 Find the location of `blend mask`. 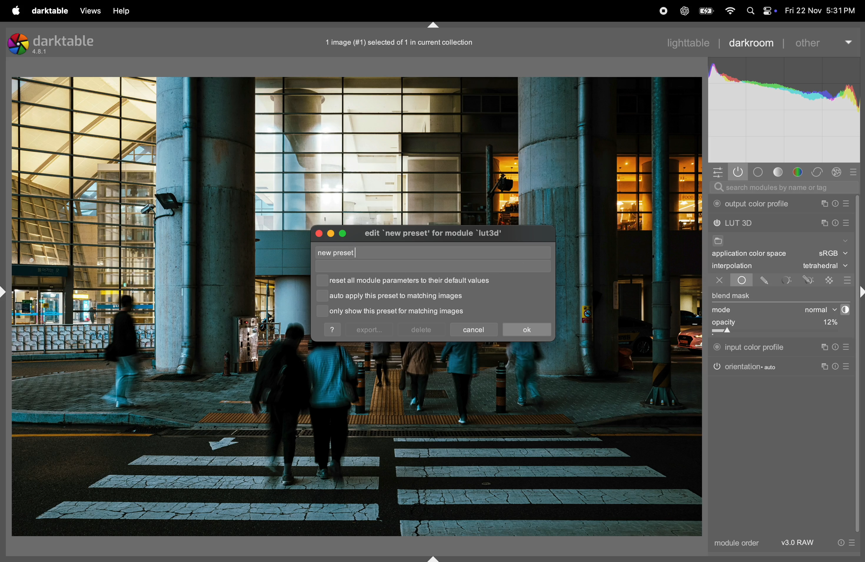

blend mask is located at coordinates (732, 297).